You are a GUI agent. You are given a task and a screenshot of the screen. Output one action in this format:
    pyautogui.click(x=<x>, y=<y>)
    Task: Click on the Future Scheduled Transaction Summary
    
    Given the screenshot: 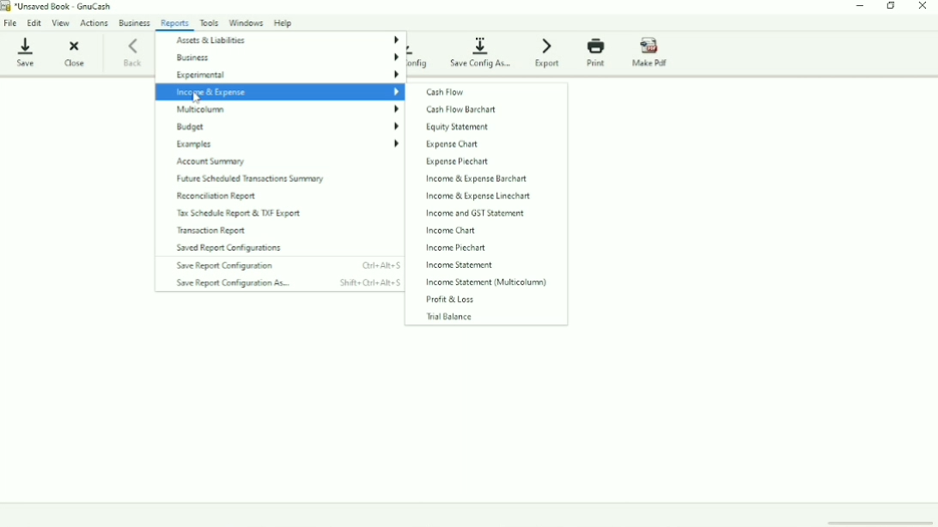 What is the action you would take?
    pyautogui.click(x=251, y=179)
    